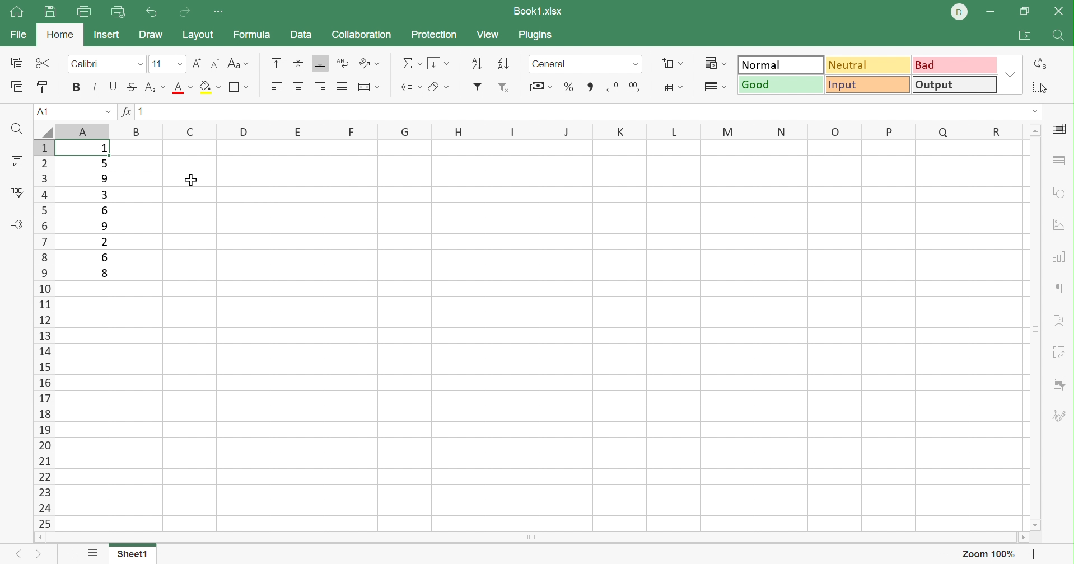 The image size is (1074, 564). I want to click on Drop Down, so click(107, 113).